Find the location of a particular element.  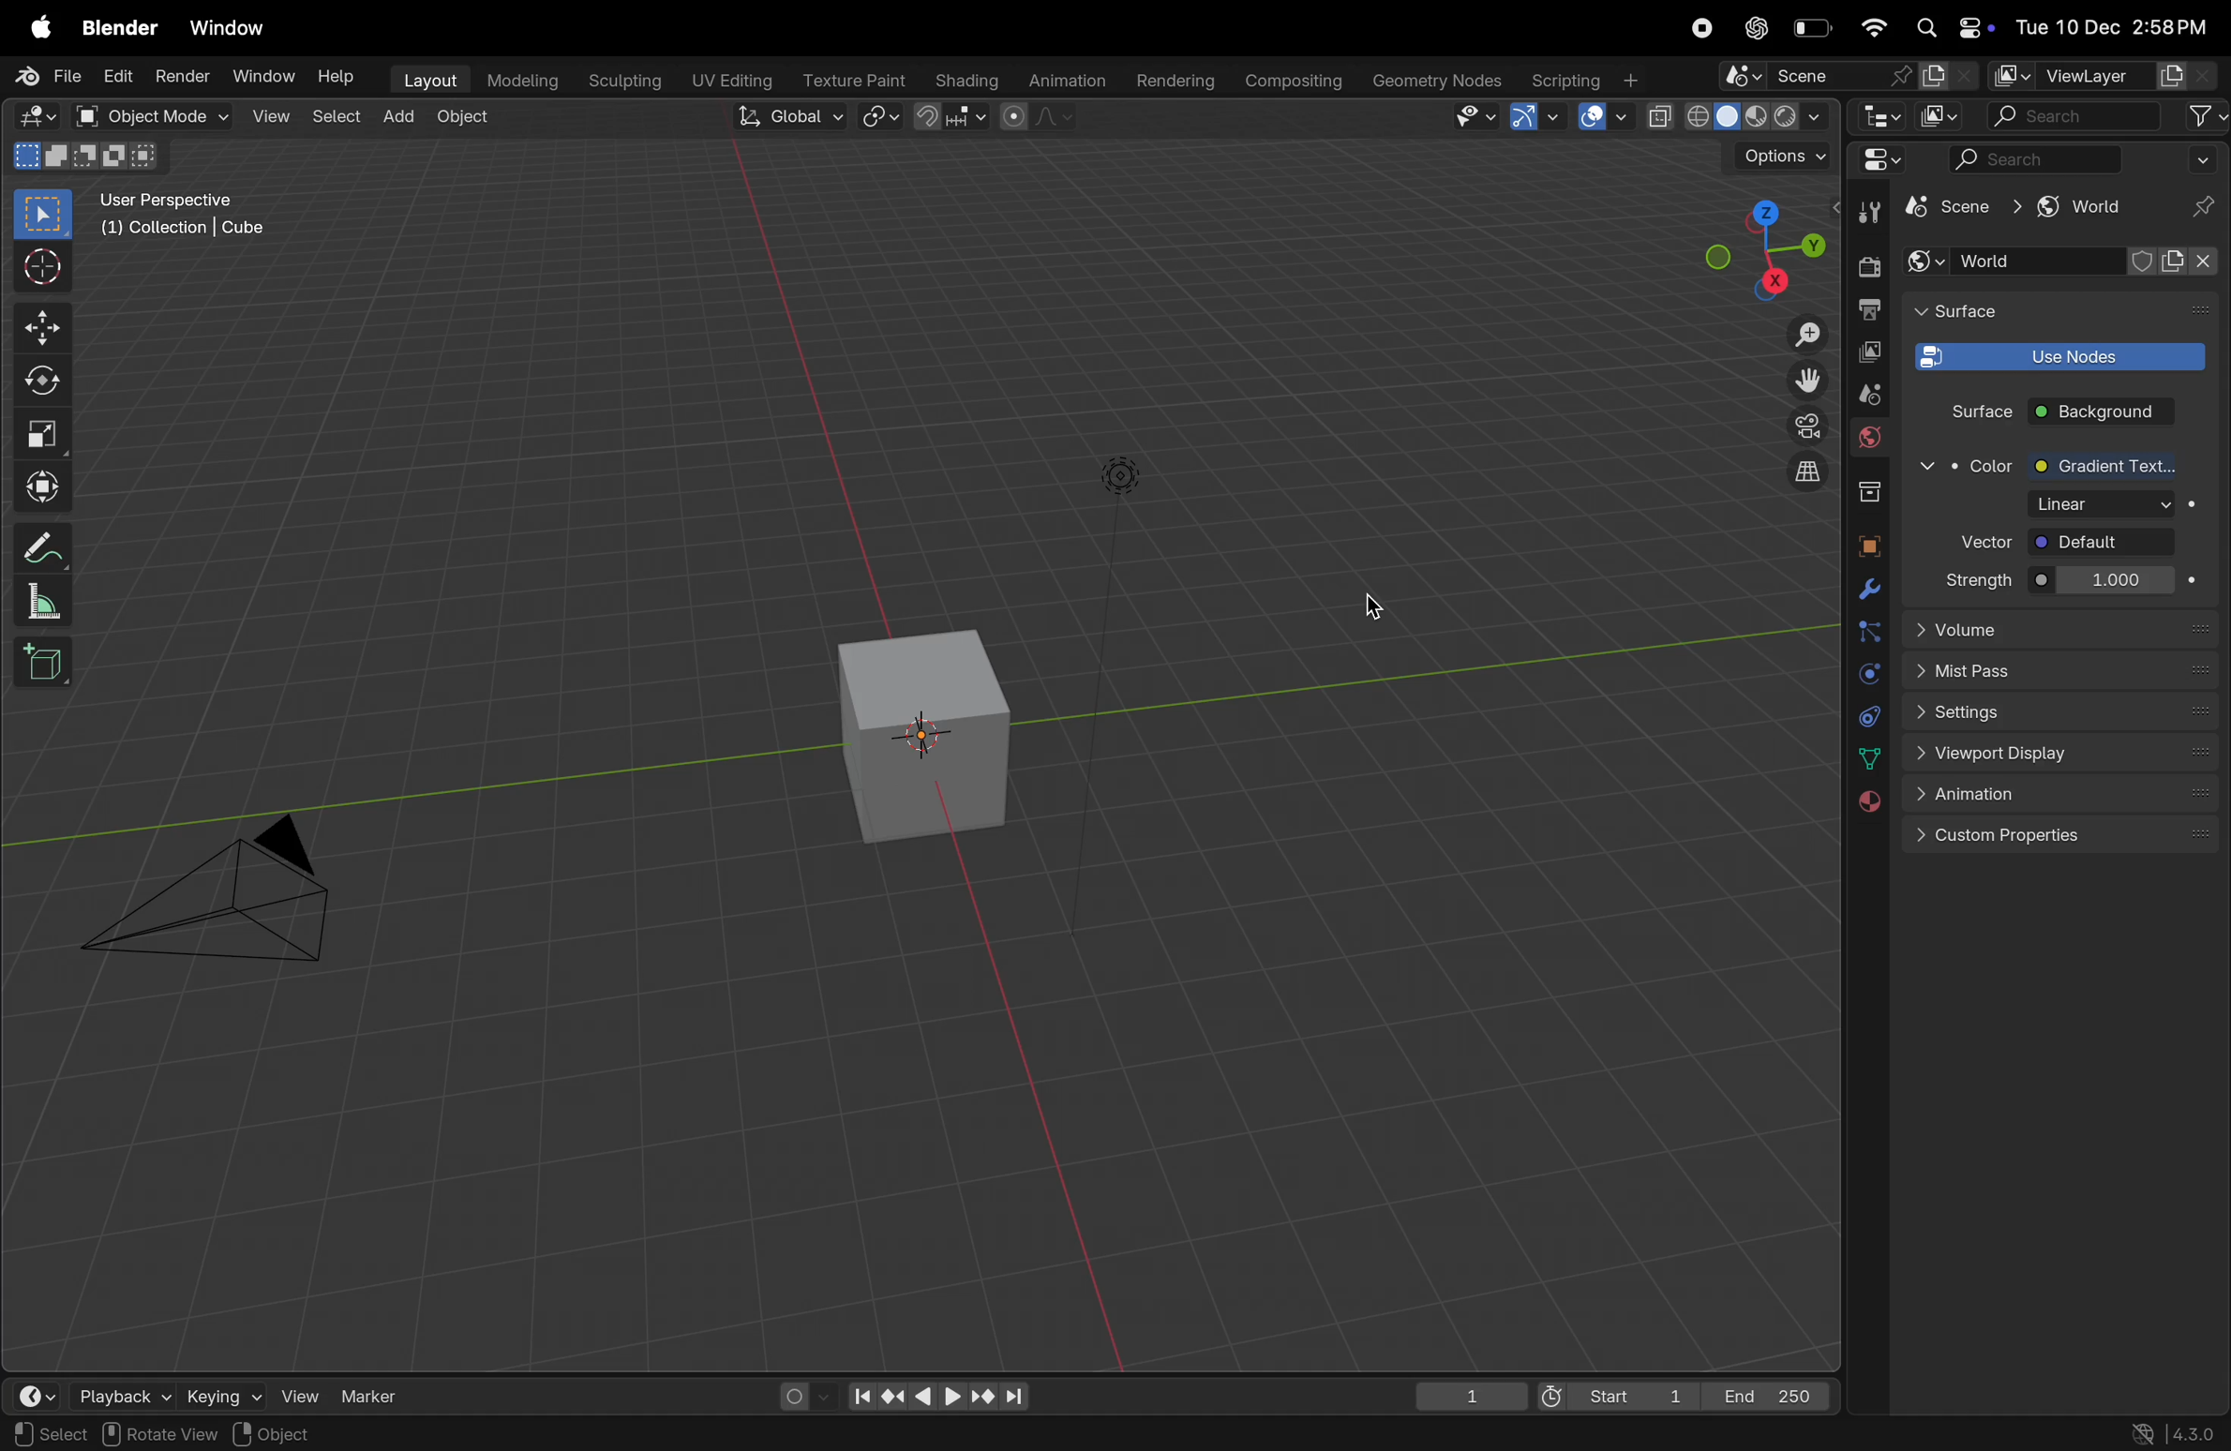

physics constraints is located at coordinates (1867, 676).